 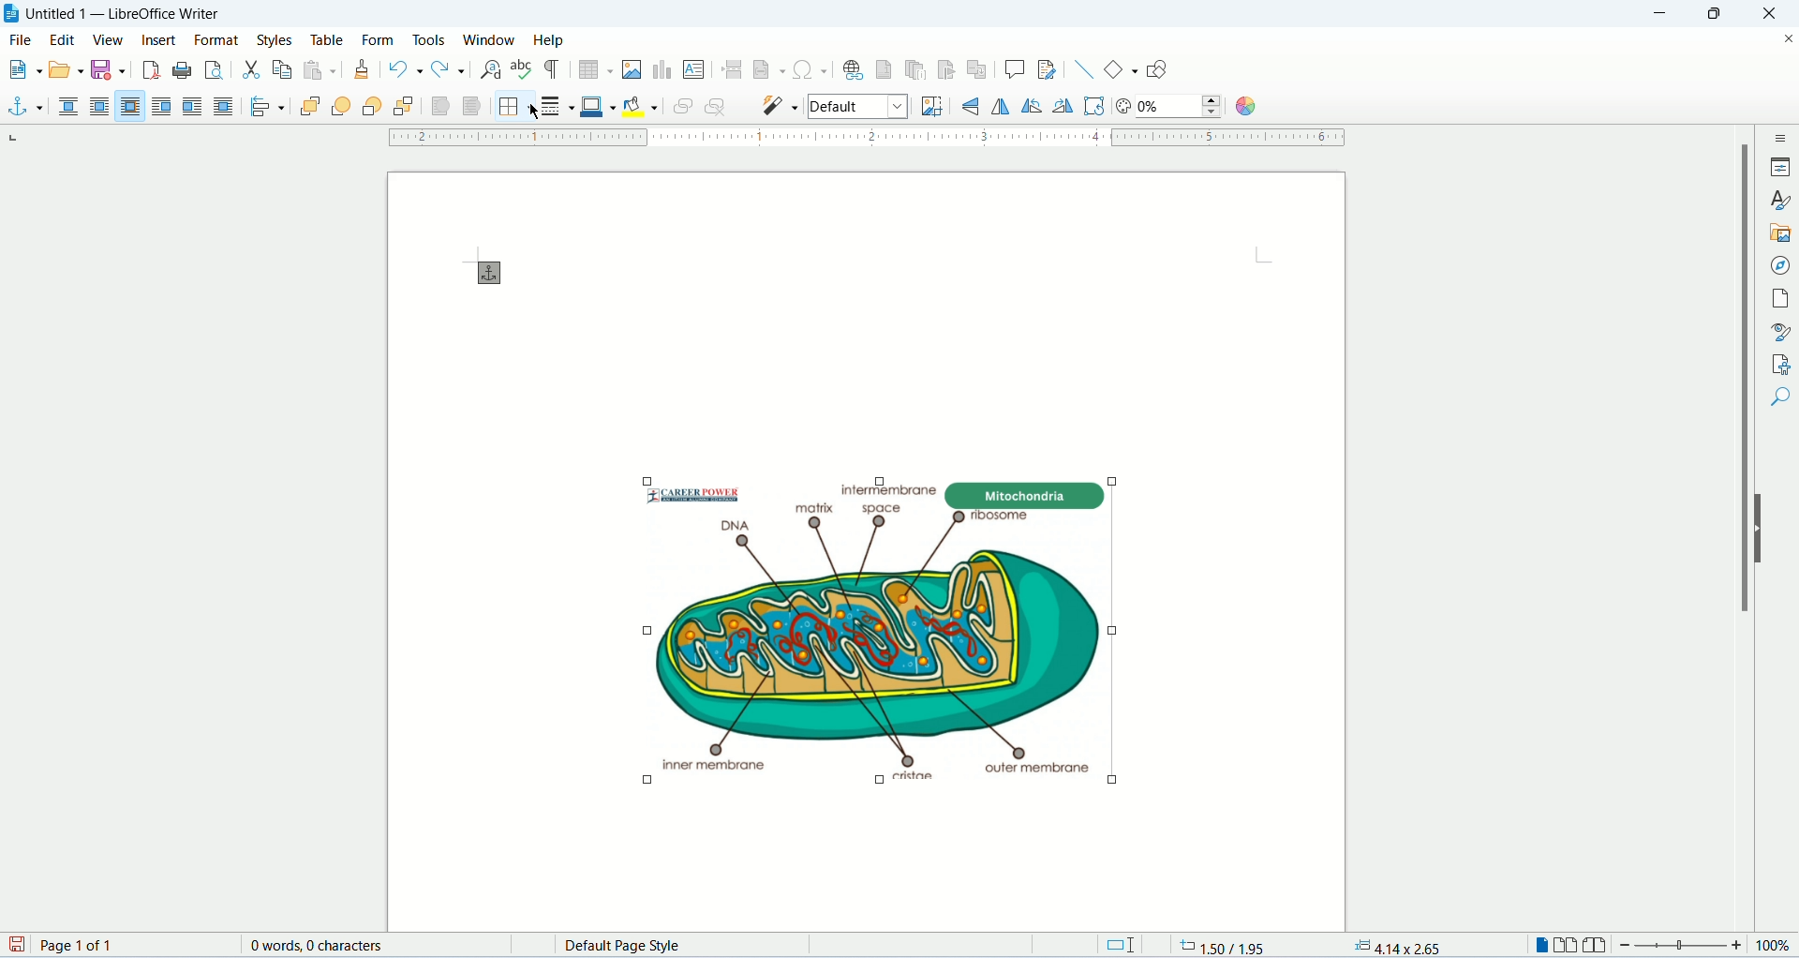 I want to click on styles, so click(x=1780, y=200).